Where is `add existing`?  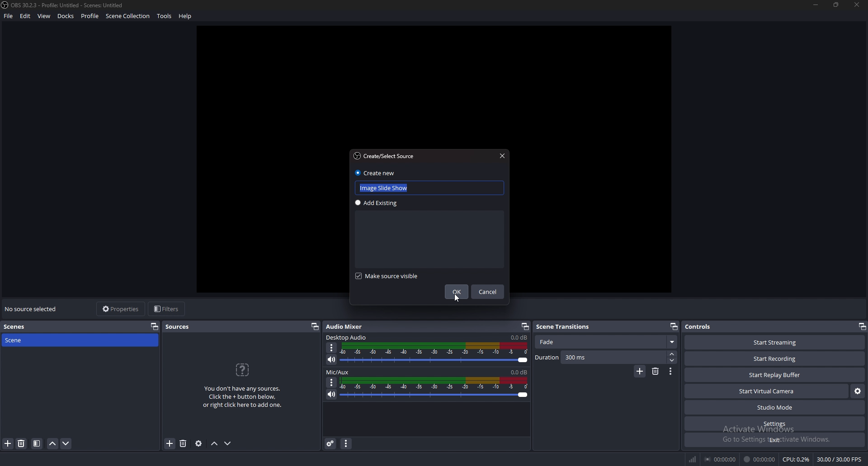
add existing is located at coordinates (379, 203).